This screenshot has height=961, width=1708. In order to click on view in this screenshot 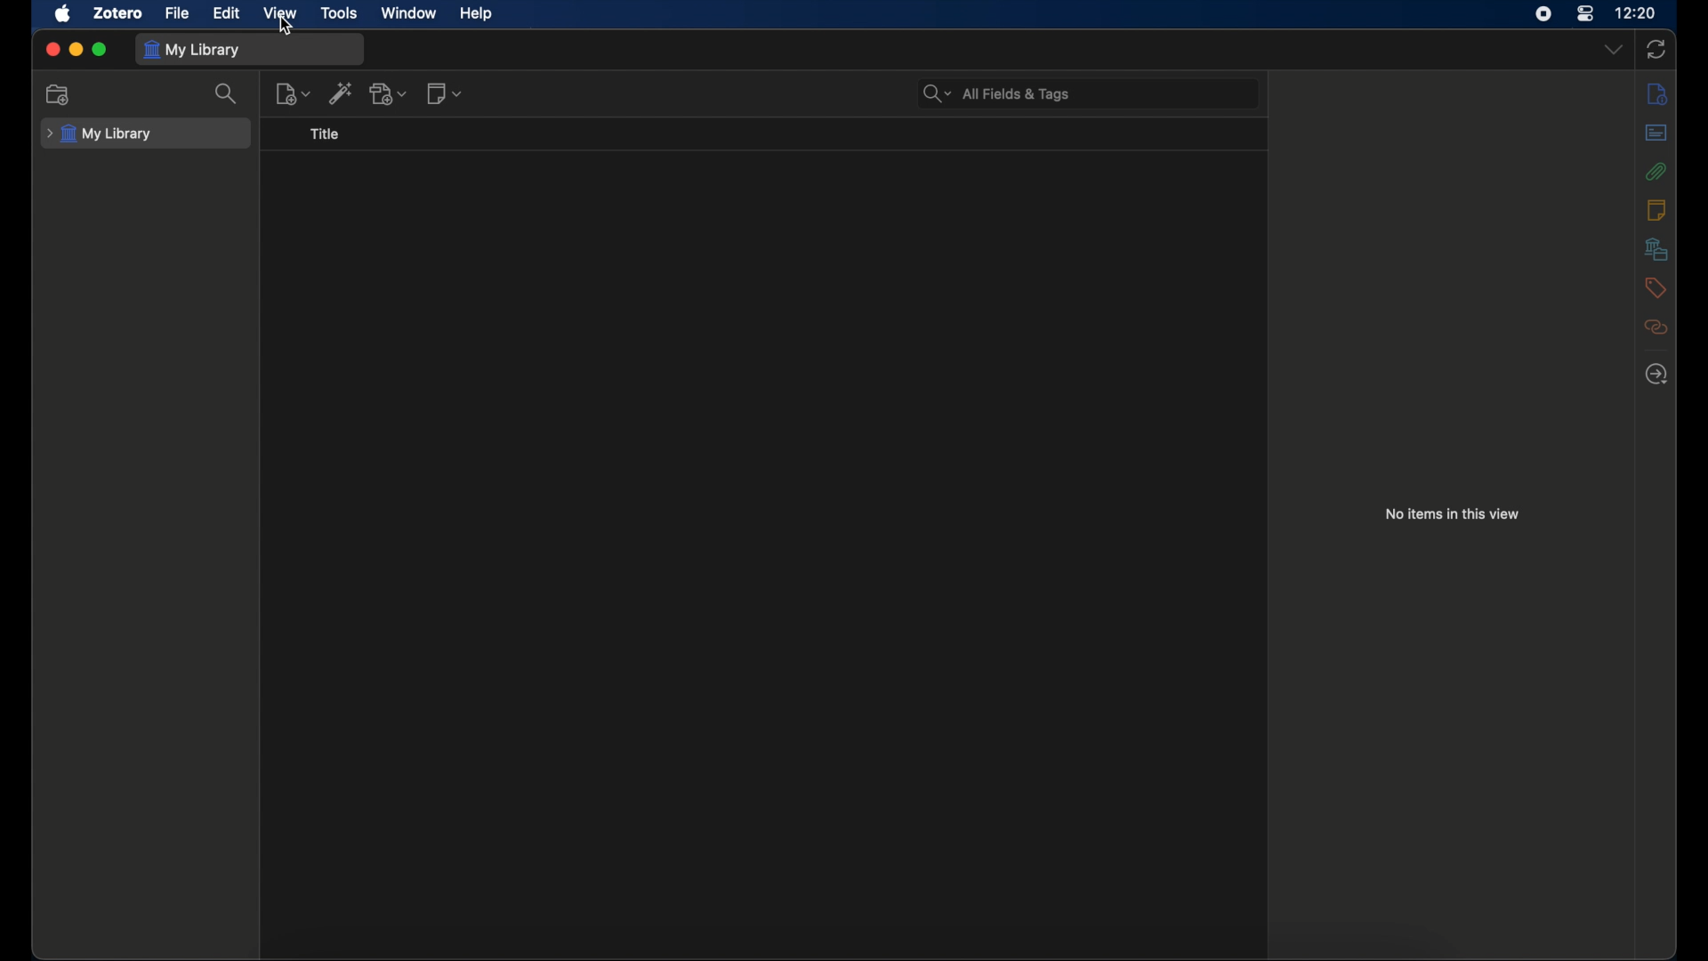, I will do `click(282, 13)`.